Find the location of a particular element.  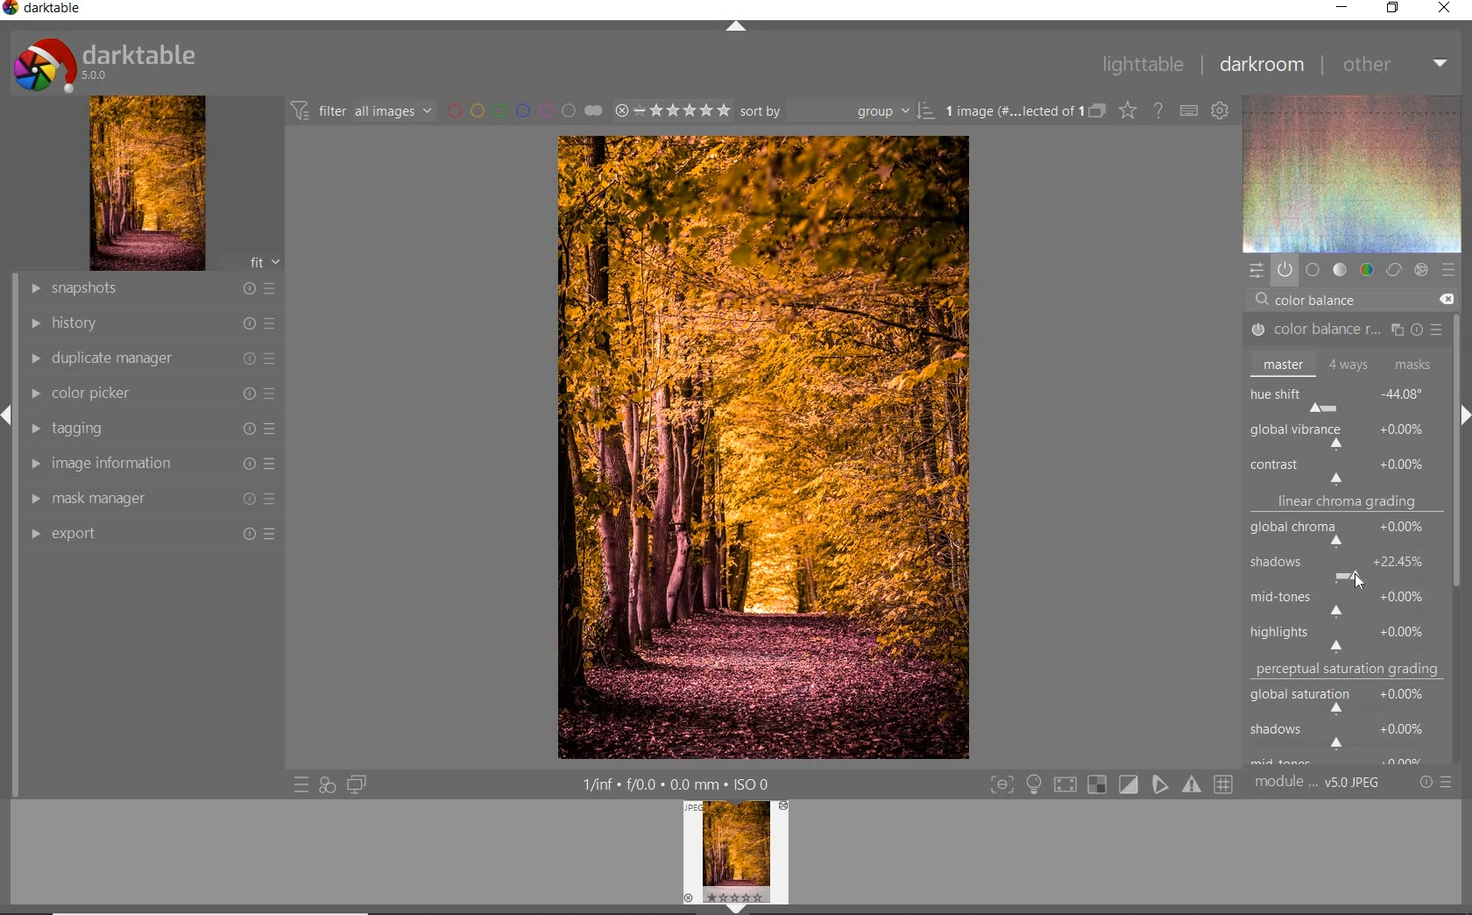

collapse grouped image is located at coordinates (1097, 111).